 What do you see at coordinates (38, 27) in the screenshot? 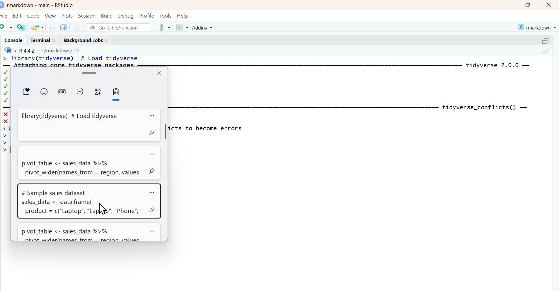
I see `open recent files` at bounding box center [38, 27].